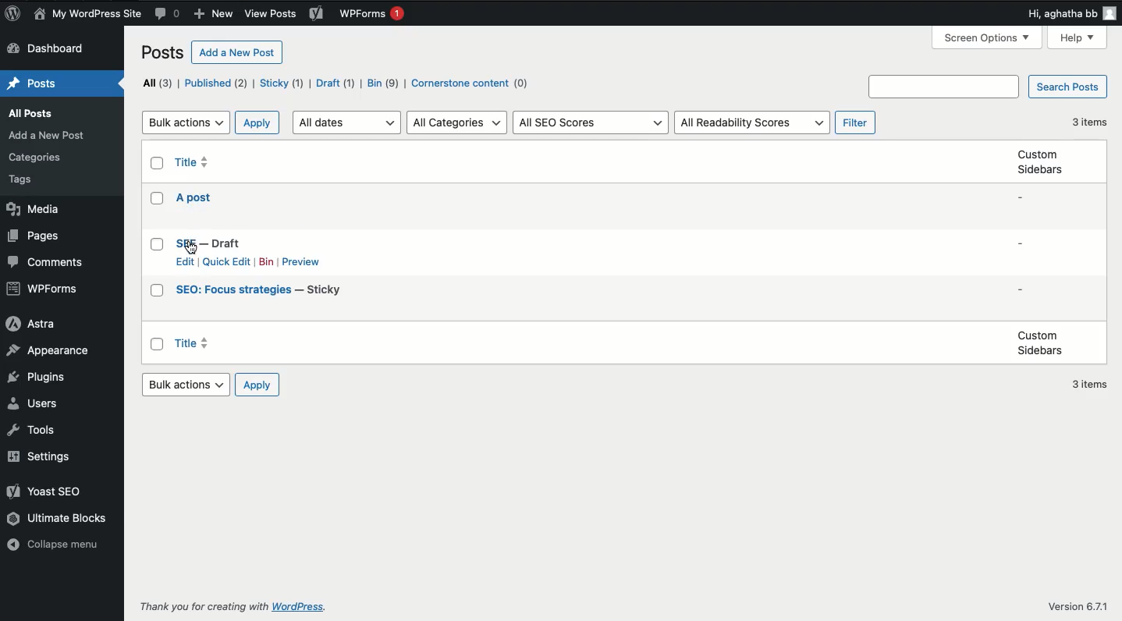  Describe the element at coordinates (989, 37) in the screenshot. I see `Screen options` at that location.